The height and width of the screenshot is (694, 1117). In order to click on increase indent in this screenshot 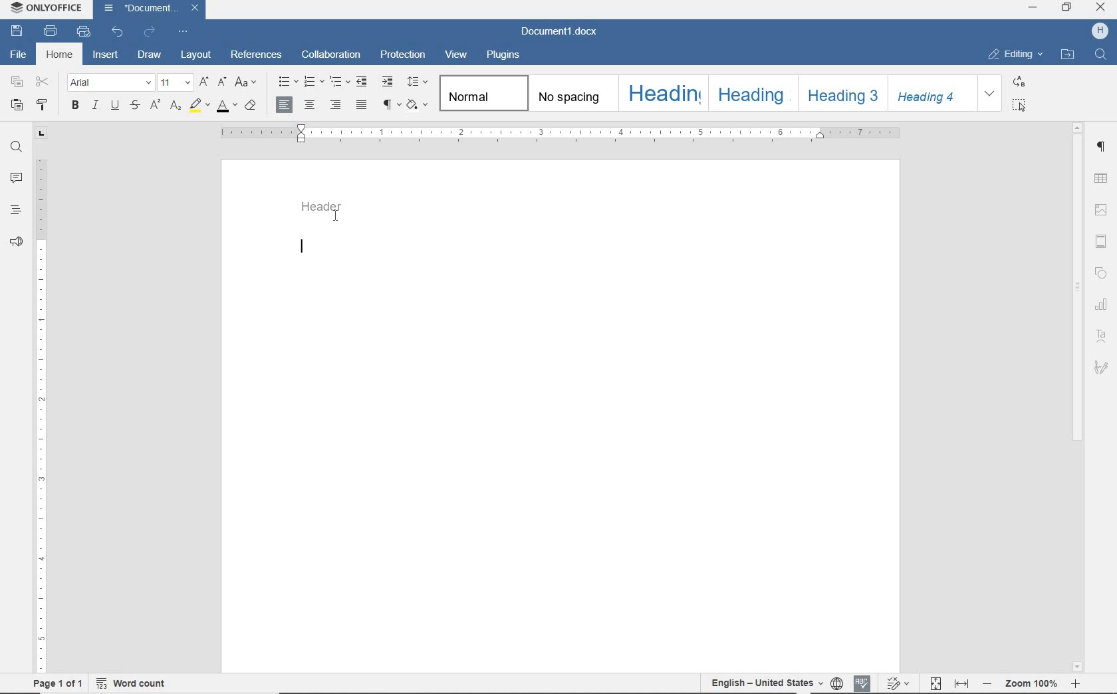, I will do `click(388, 81)`.